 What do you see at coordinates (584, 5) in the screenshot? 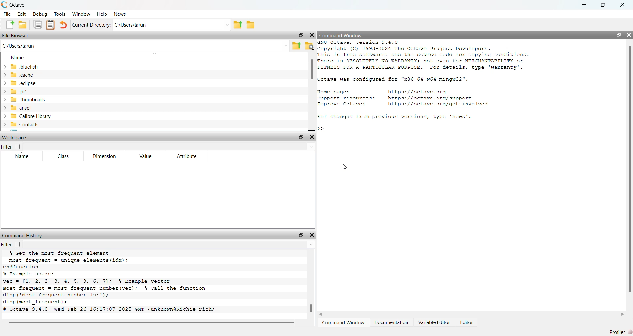
I see `minimize` at bounding box center [584, 5].